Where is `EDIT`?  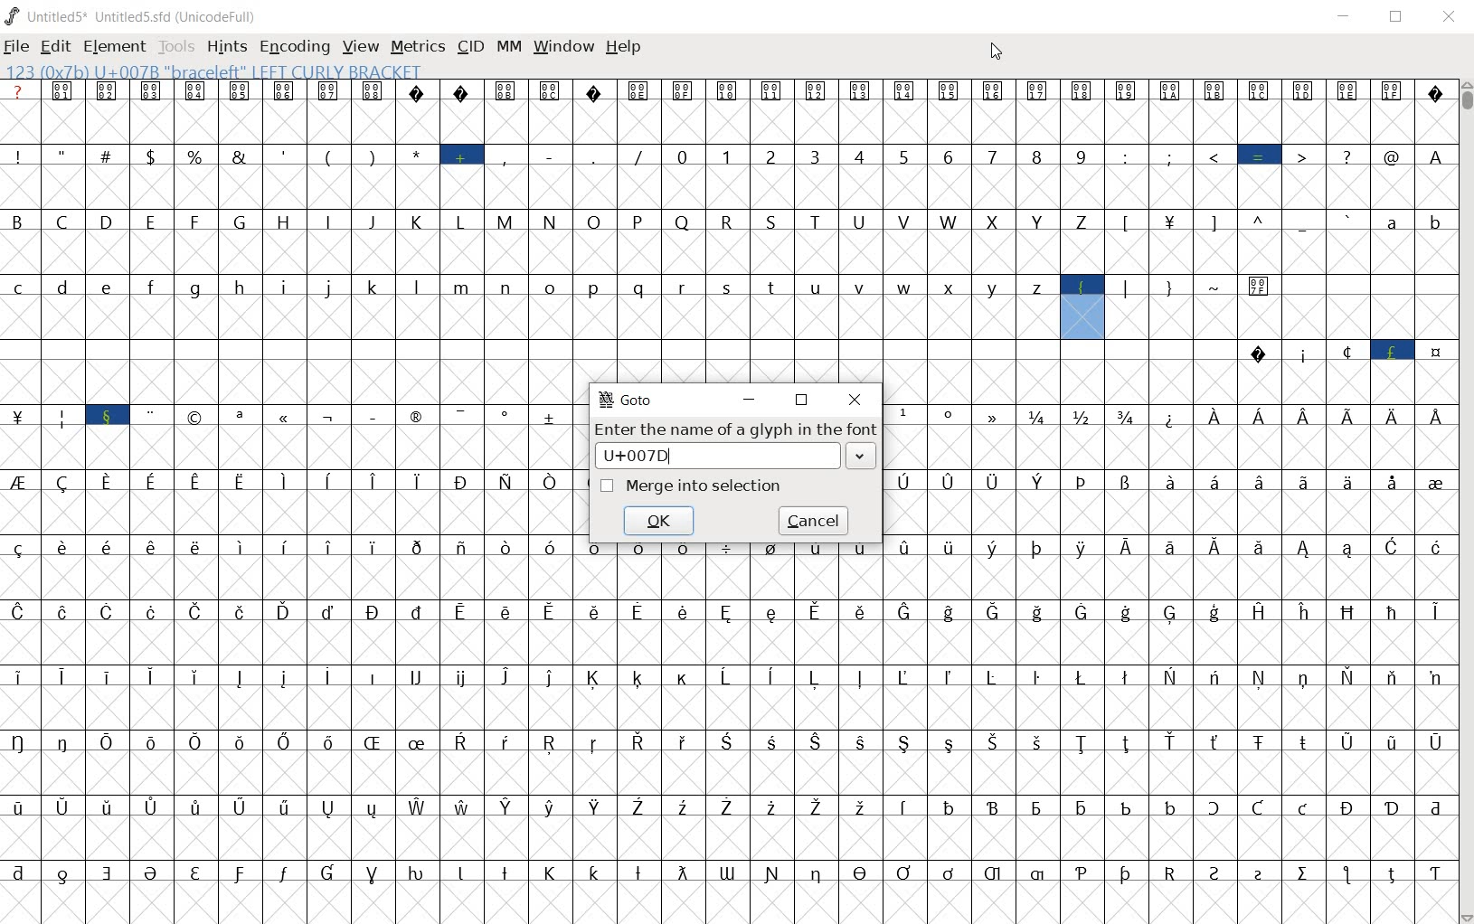 EDIT is located at coordinates (55, 48).